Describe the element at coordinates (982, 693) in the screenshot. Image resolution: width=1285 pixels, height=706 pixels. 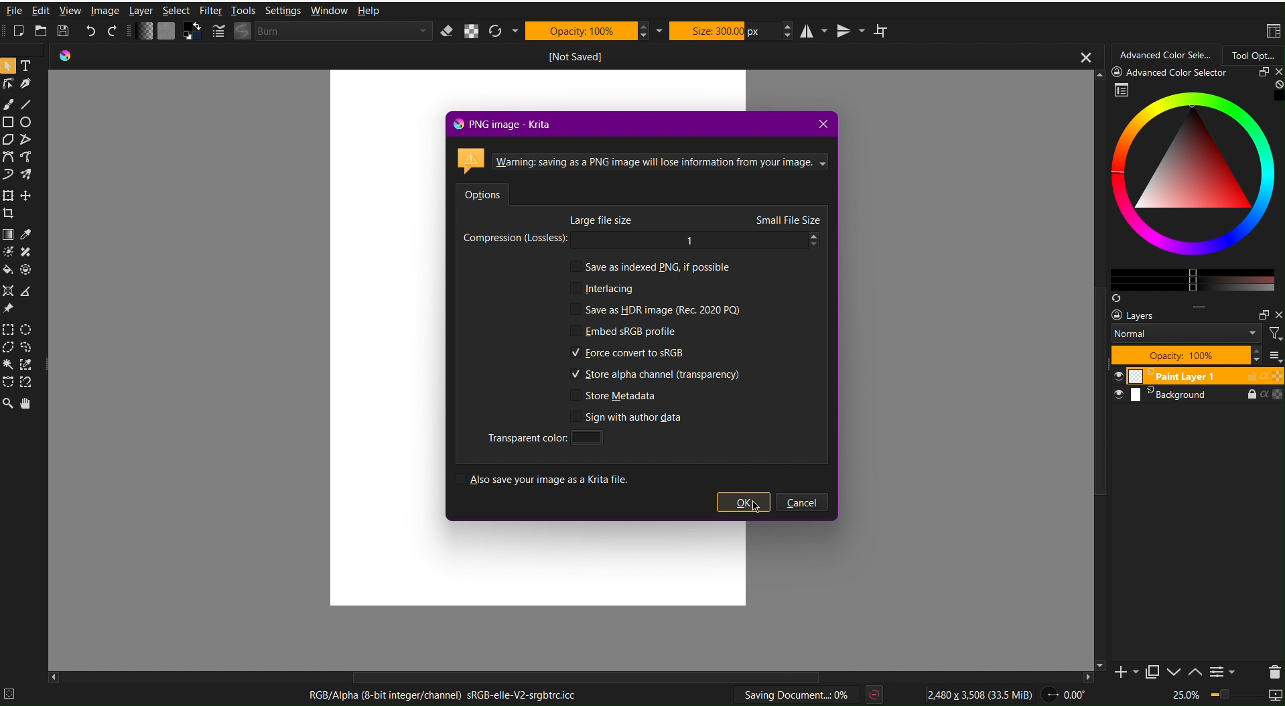
I see `Dimensions` at that location.